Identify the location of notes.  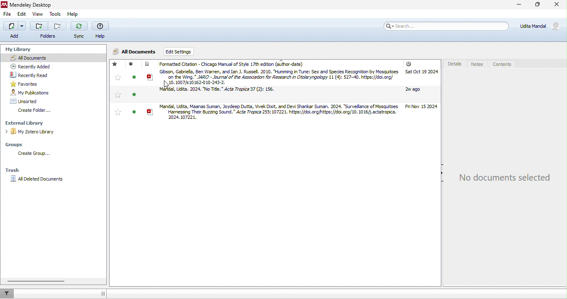
(478, 64).